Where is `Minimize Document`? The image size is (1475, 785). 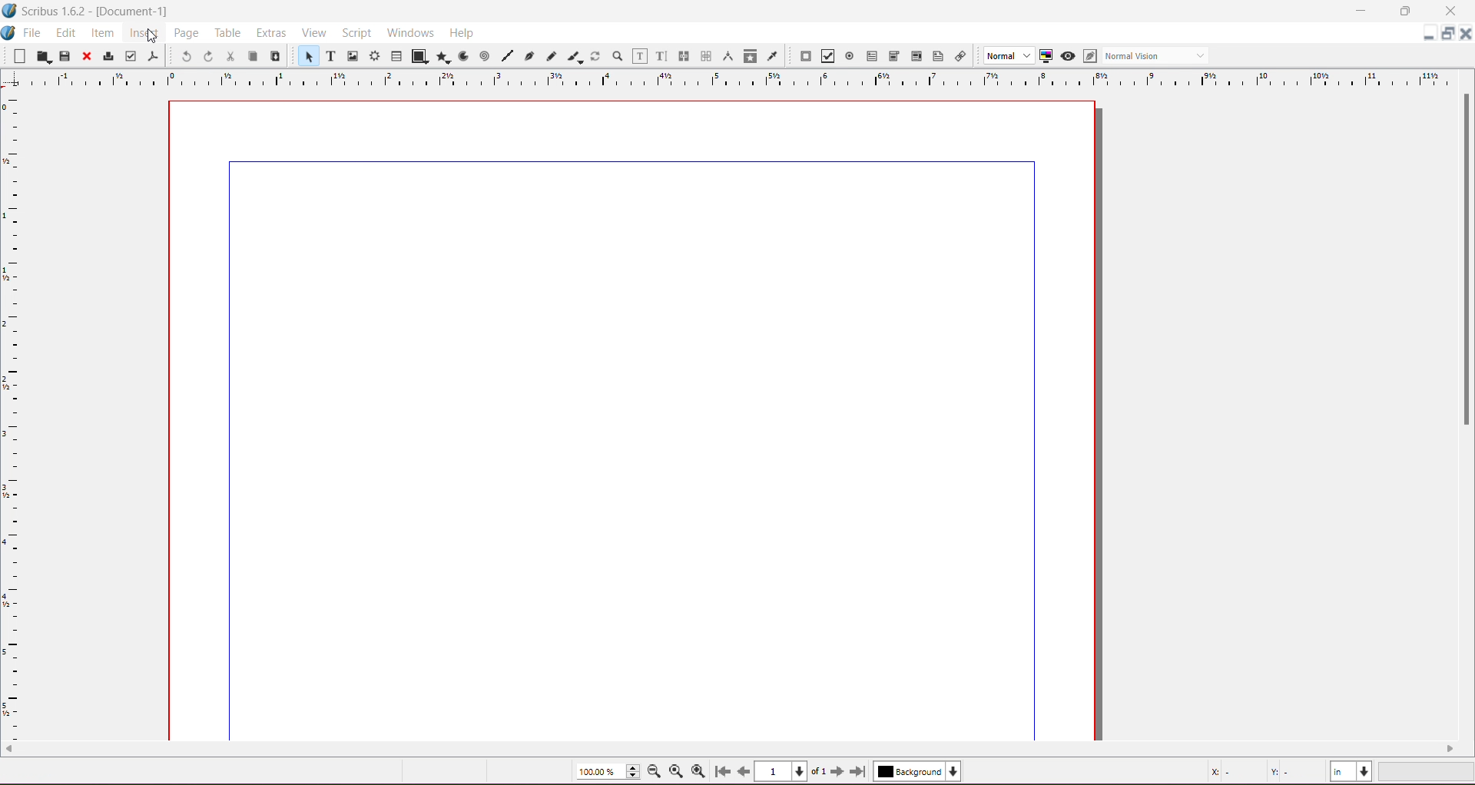 Minimize Document is located at coordinates (1449, 34).